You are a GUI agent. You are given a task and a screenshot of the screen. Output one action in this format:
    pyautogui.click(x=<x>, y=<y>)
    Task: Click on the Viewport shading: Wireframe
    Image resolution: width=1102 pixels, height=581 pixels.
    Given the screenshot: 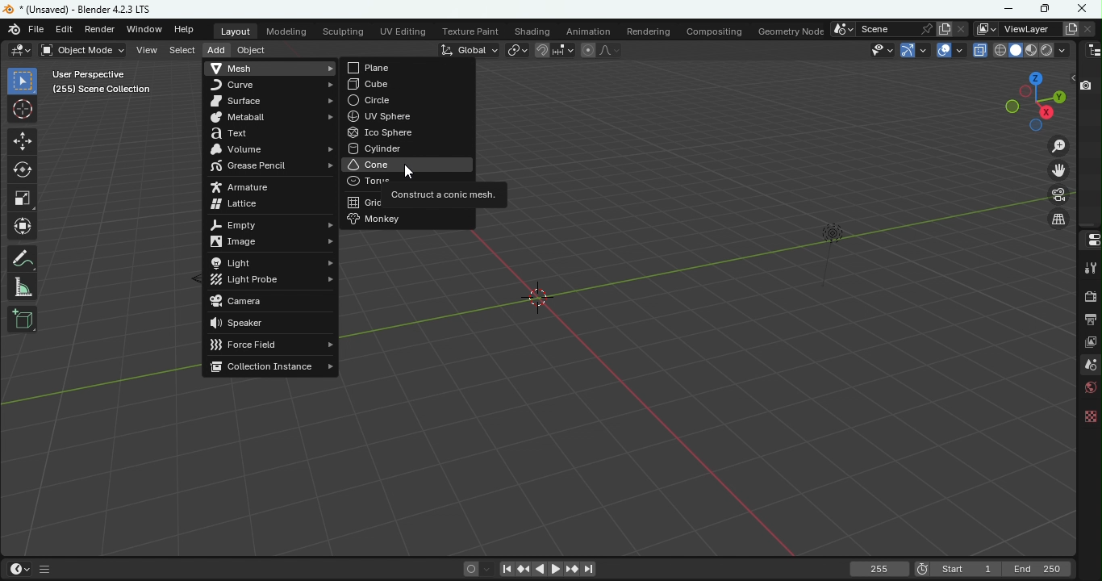 What is the action you would take?
    pyautogui.click(x=1000, y=49)
    